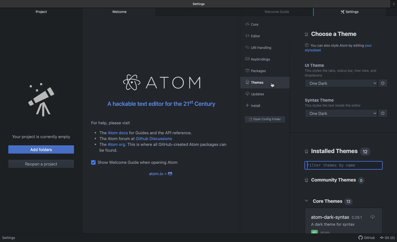  I want to click on Emblem, so click(43, 100).